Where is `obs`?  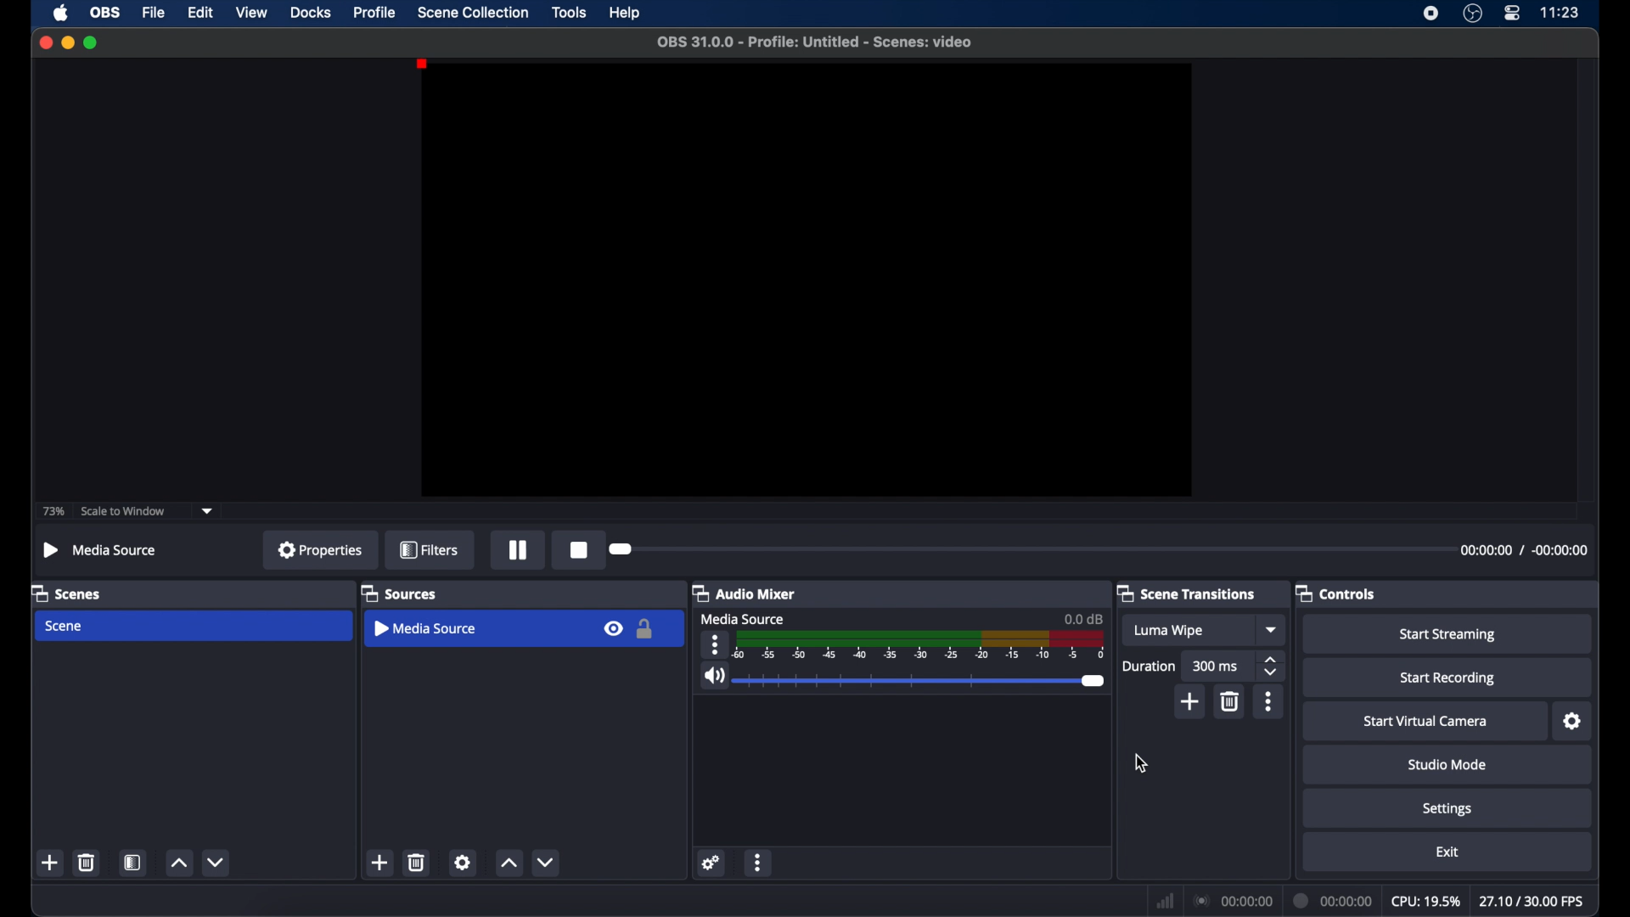
obs is located at coordinates (107, 12).